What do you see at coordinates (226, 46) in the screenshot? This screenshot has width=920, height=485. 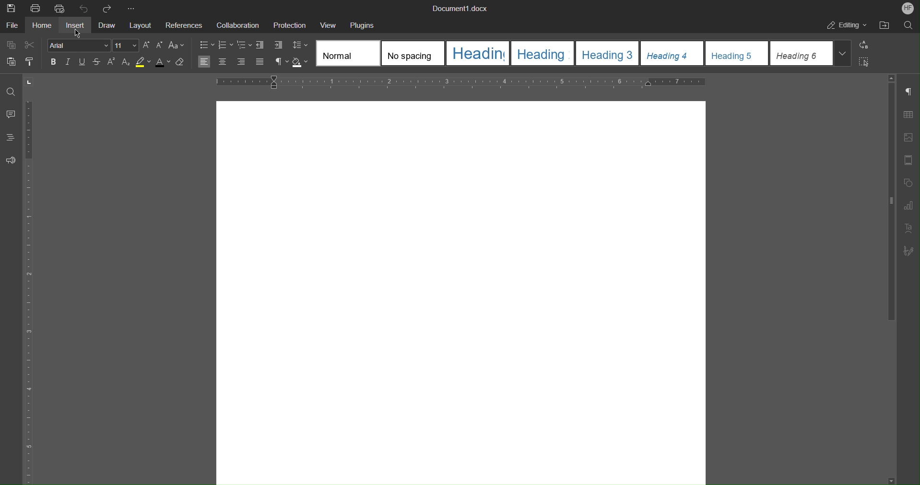 I see `Numbered List` at bounding box center [226, 46].